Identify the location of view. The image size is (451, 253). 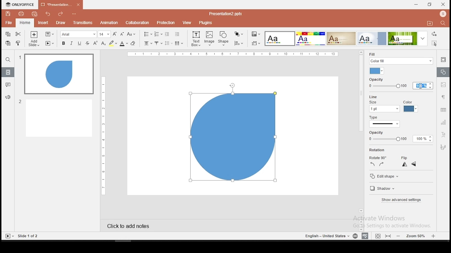
(187, 22).